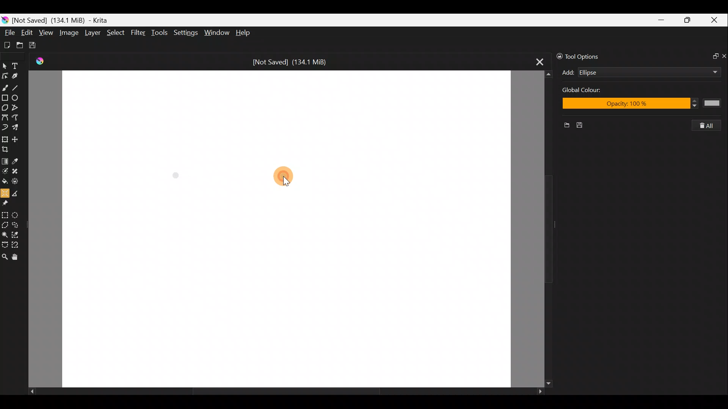  Describe the element at coordinates (6, 75) in the screenshot. I see `Edit shapes tool` at that location.